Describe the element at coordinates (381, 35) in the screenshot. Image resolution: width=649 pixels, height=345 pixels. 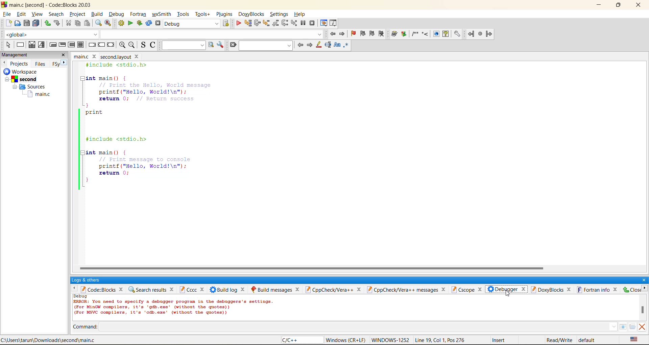
I see `clear bookmark` at that location.